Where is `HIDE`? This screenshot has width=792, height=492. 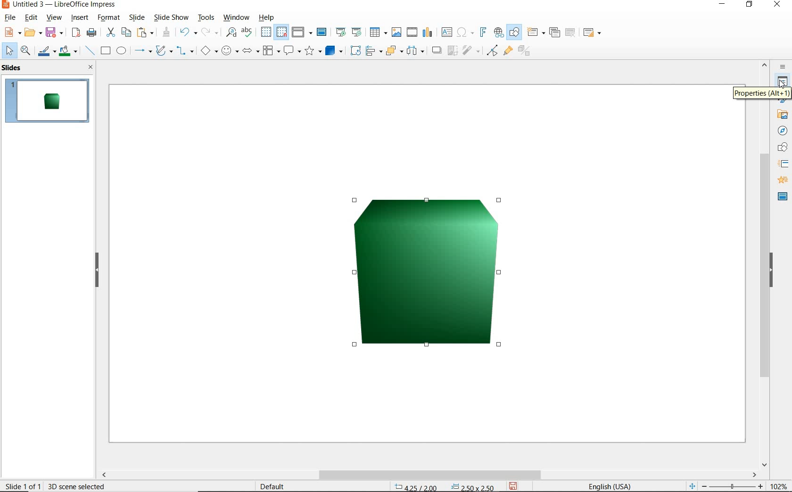 HIDE is located at coordinates (778, 271).